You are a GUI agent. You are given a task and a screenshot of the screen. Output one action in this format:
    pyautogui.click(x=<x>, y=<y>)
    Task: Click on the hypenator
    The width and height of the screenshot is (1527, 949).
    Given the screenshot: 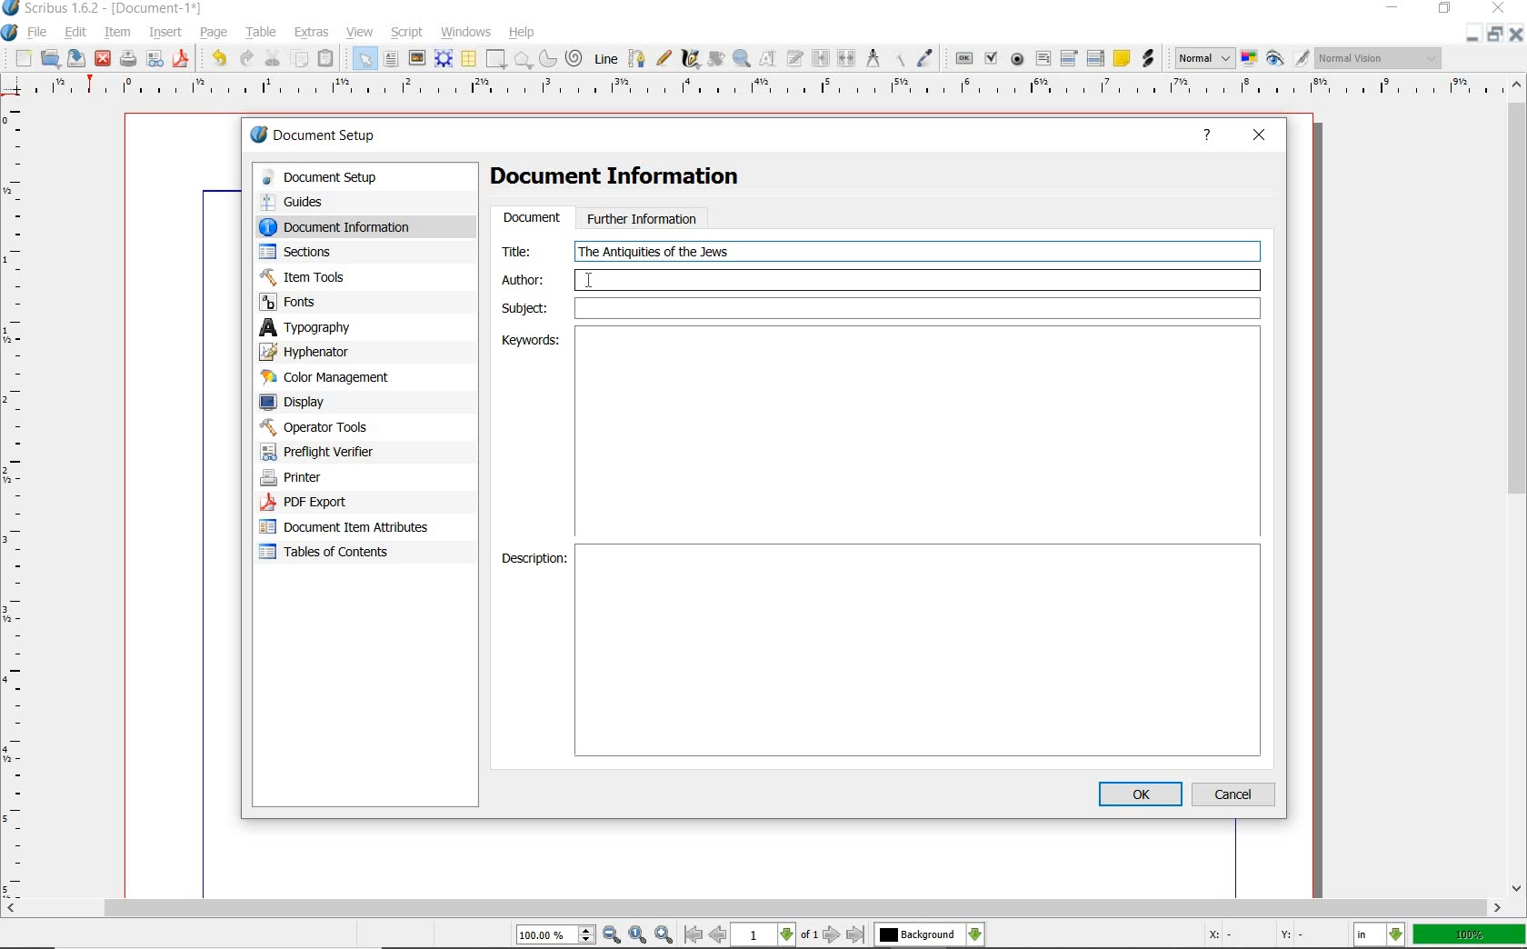 What is the action you would take?
    pyautogui.click(x=318, y=352)
    